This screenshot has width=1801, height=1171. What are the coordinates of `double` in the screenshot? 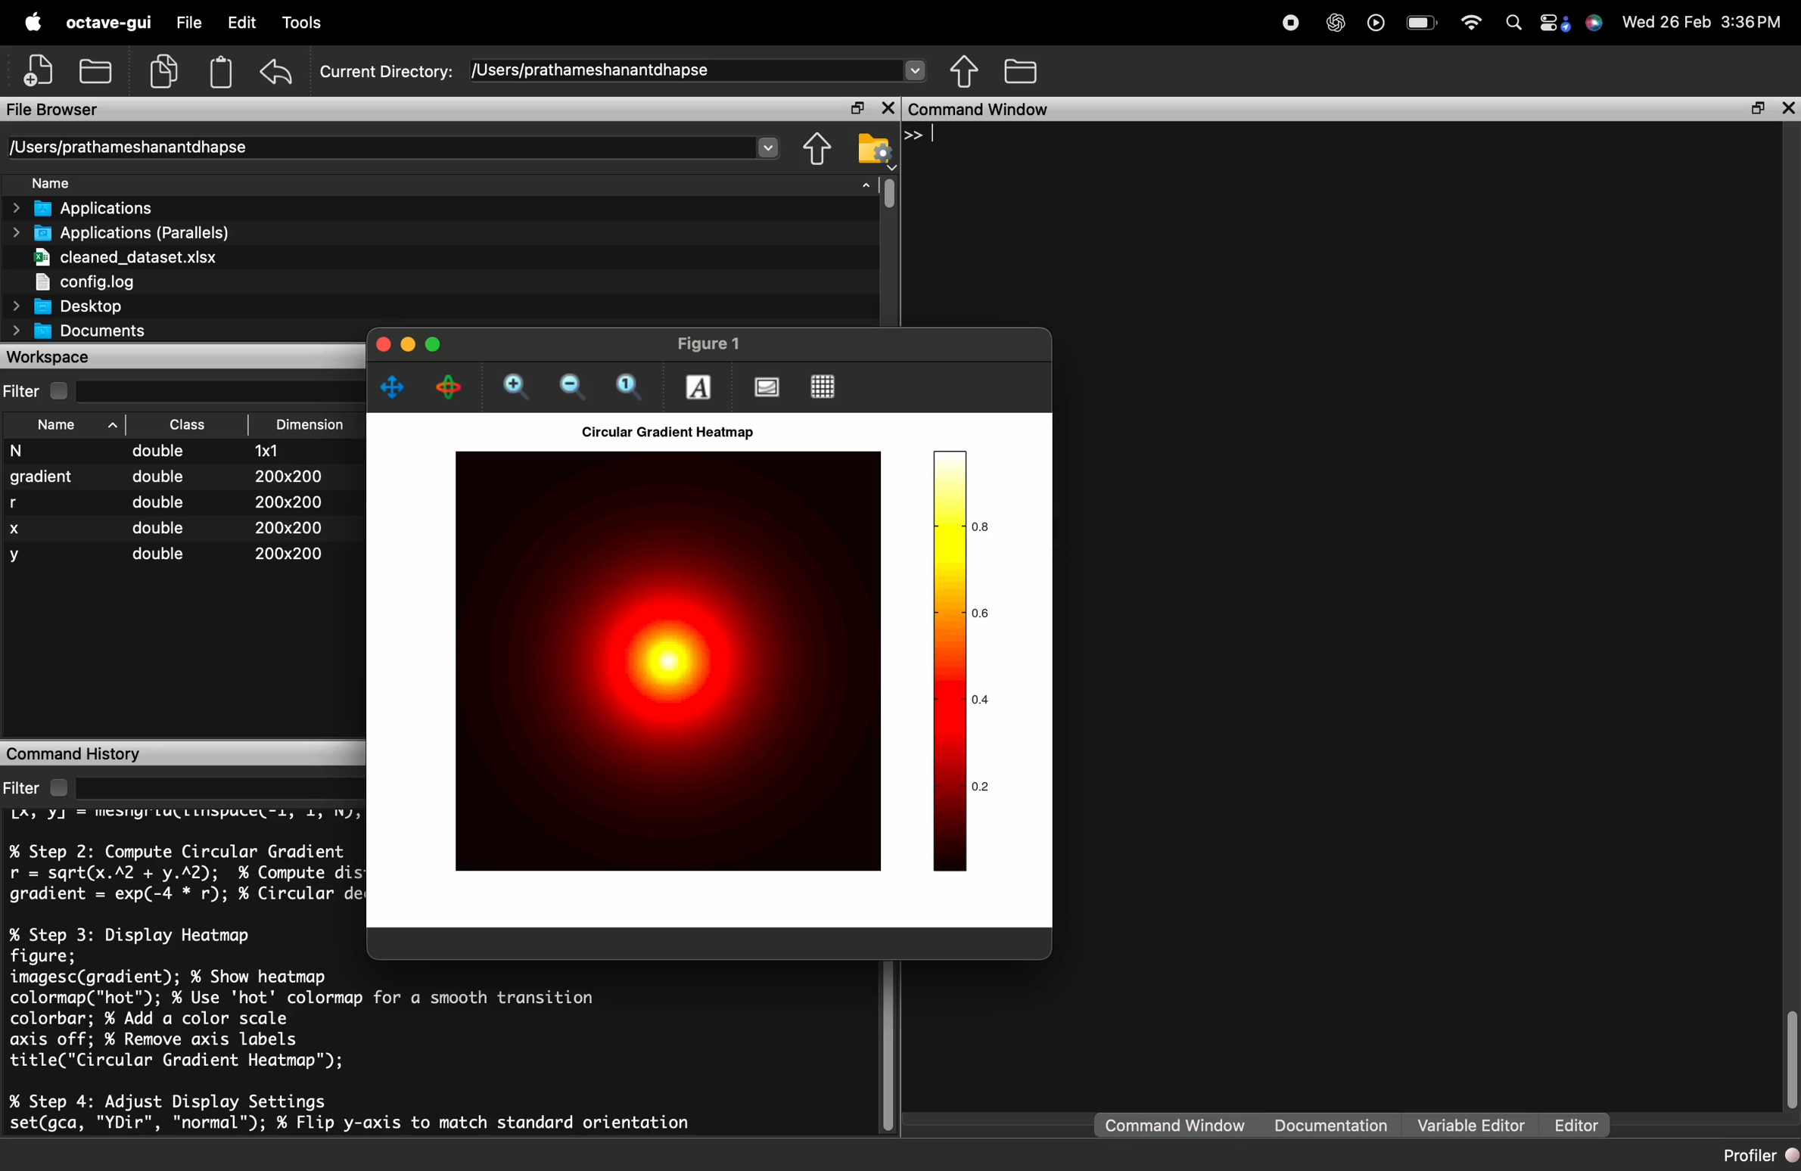 It's located at (165, 478).